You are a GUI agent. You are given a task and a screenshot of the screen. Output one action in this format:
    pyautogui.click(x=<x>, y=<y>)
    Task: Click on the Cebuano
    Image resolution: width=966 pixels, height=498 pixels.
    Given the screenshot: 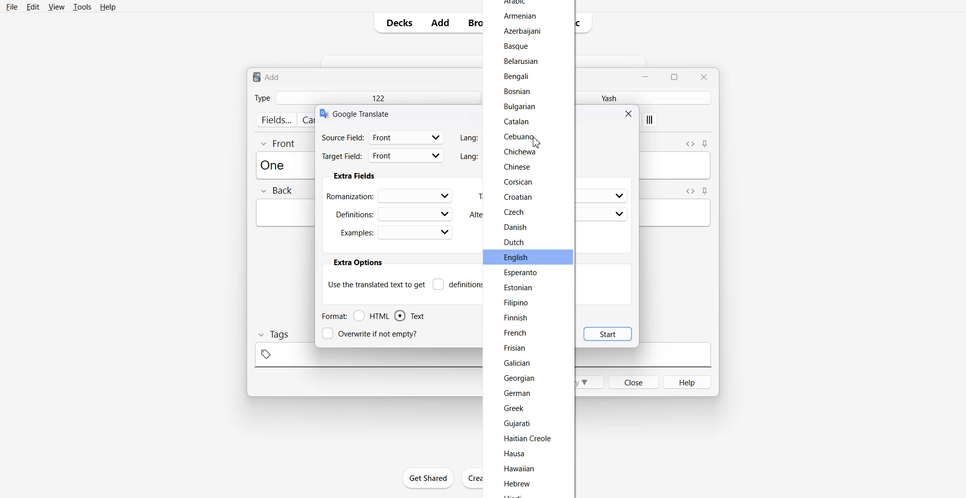 What is the action you would take?
    pyautogui.click(x=518, y=136)
    